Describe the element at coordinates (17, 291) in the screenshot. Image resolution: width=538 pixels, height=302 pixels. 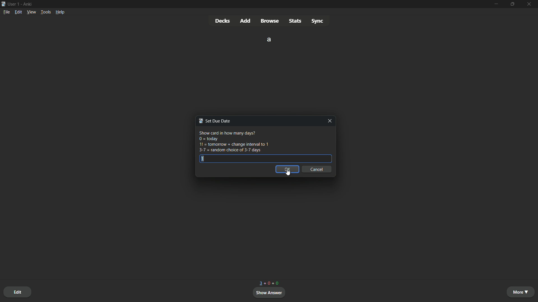
I see `edit` at that location.